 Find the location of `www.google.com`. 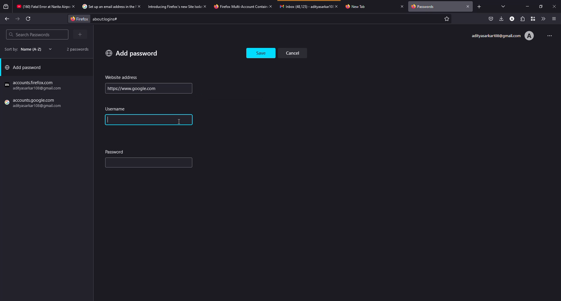

www.google.com is located at coordinates (126, 88).